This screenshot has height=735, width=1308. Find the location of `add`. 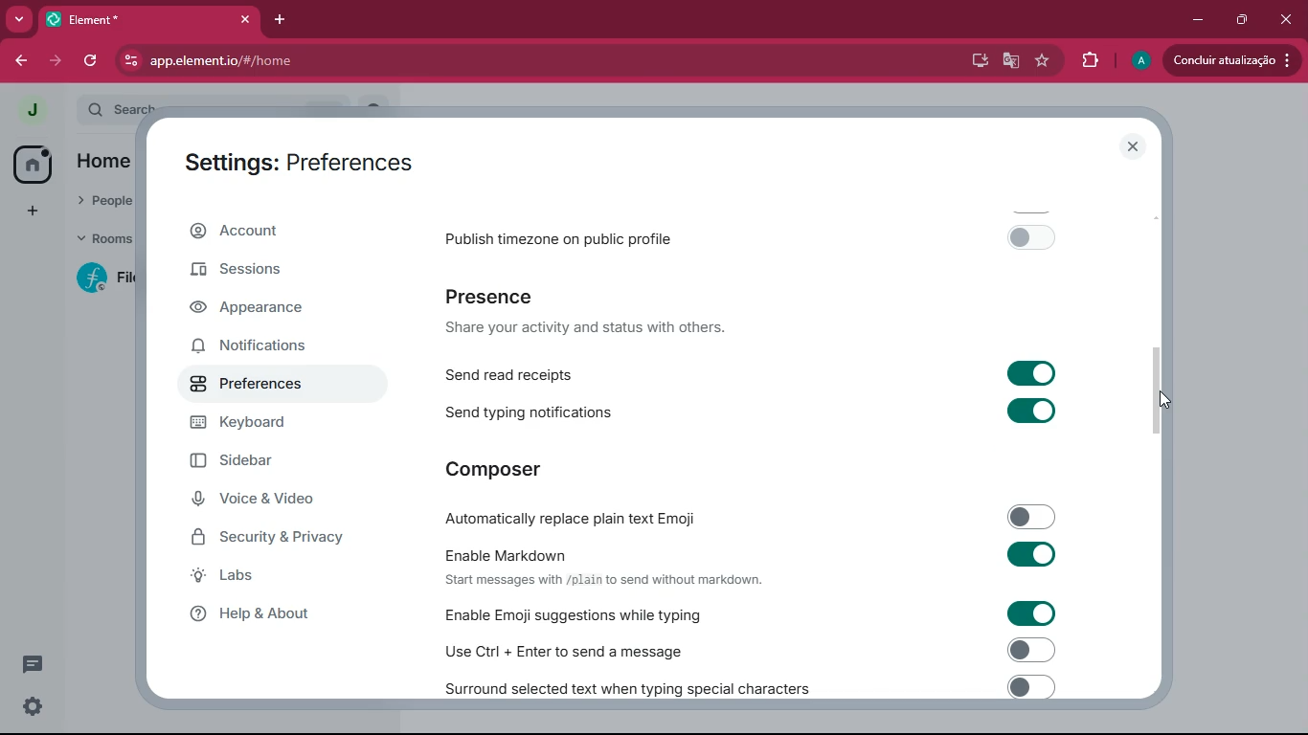

add is located at coordinates (29, 213).